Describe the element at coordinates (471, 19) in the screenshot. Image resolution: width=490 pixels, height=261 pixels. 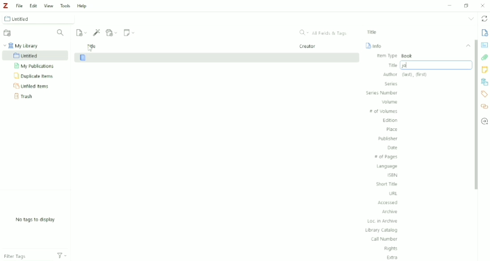
I see `List all tabs` at that location.